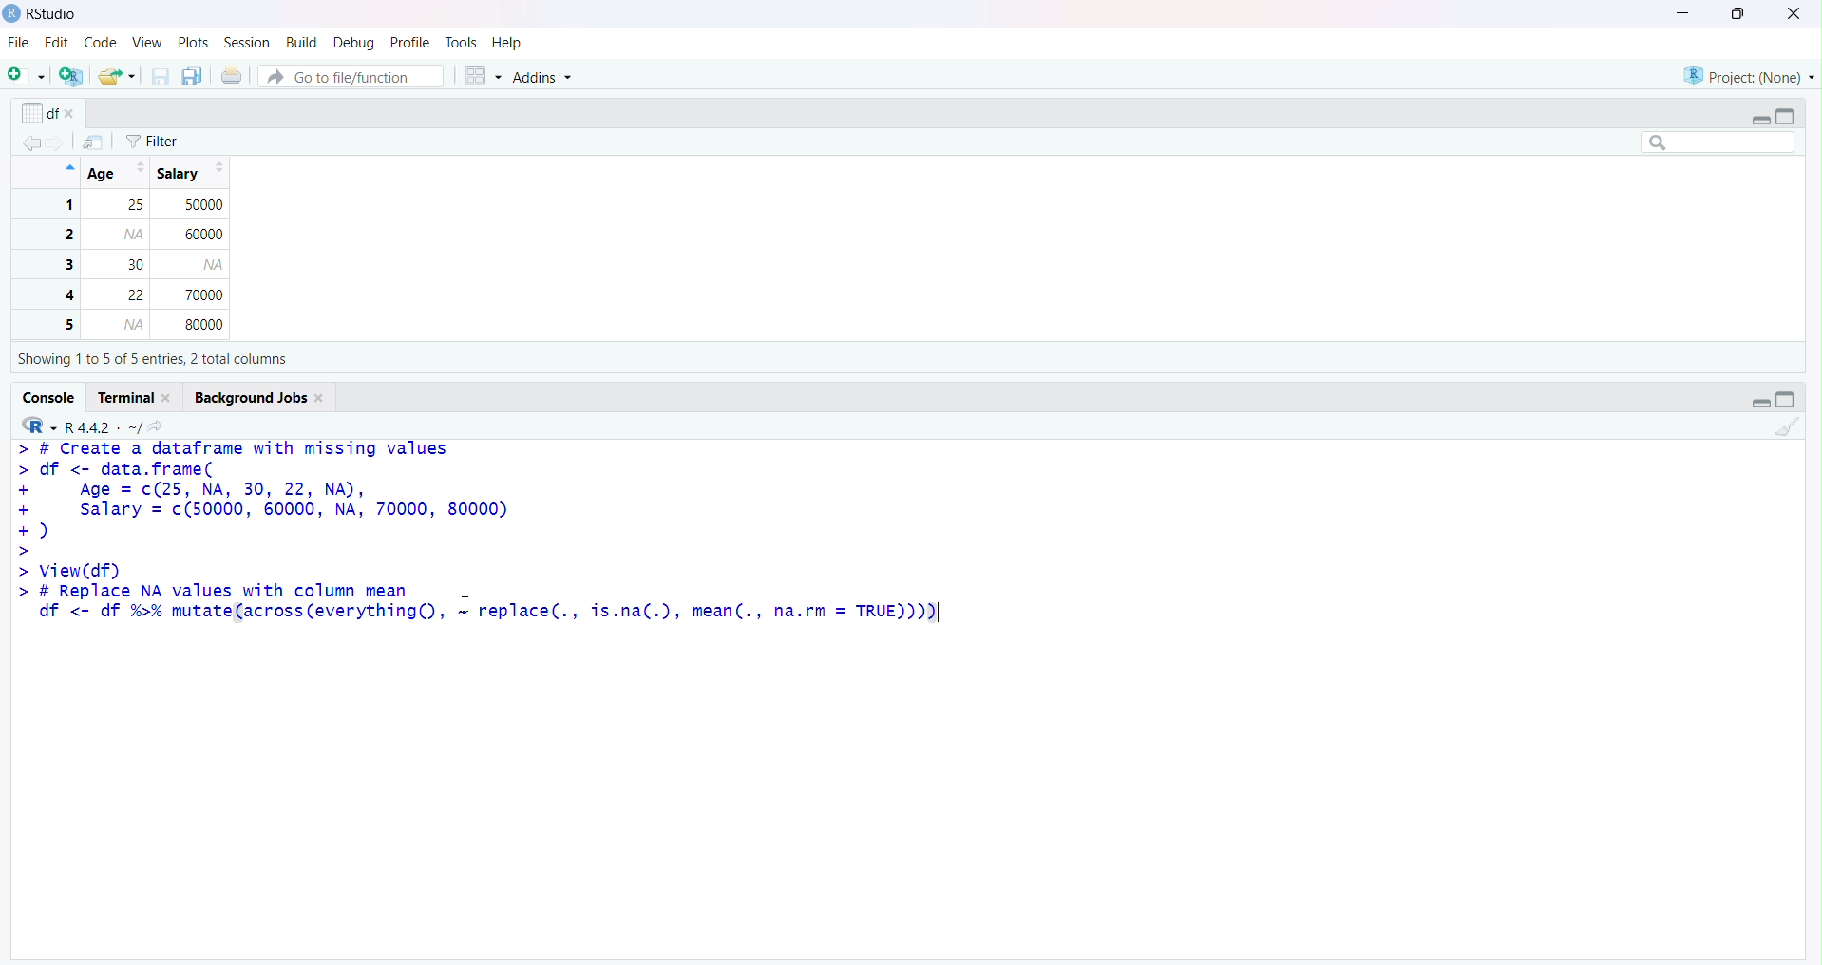 The width and height of the screenshot is (1822, 965). What do you see at coordinates (1758, 121) in the screenshot?
I see `Minimize` at bounding box center [1758, 121].